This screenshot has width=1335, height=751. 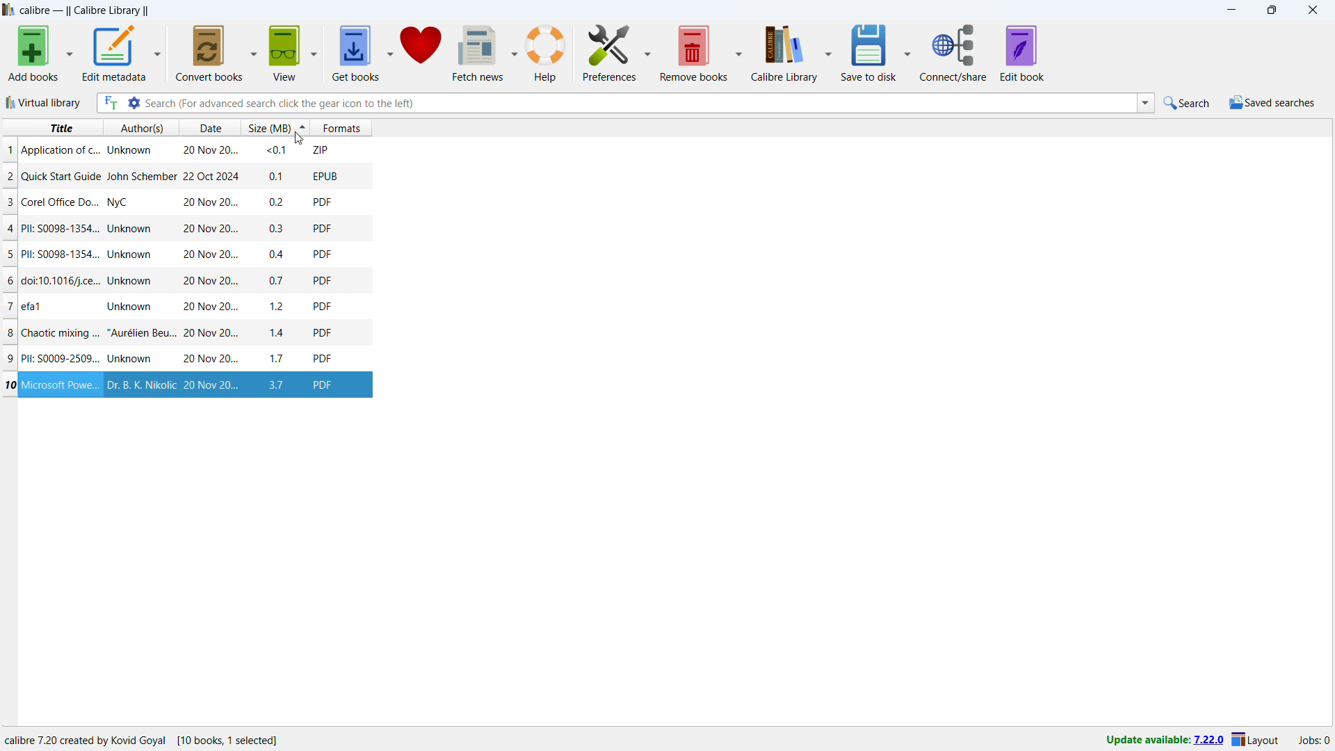 I want to click on date, so click(x=210, y=203).